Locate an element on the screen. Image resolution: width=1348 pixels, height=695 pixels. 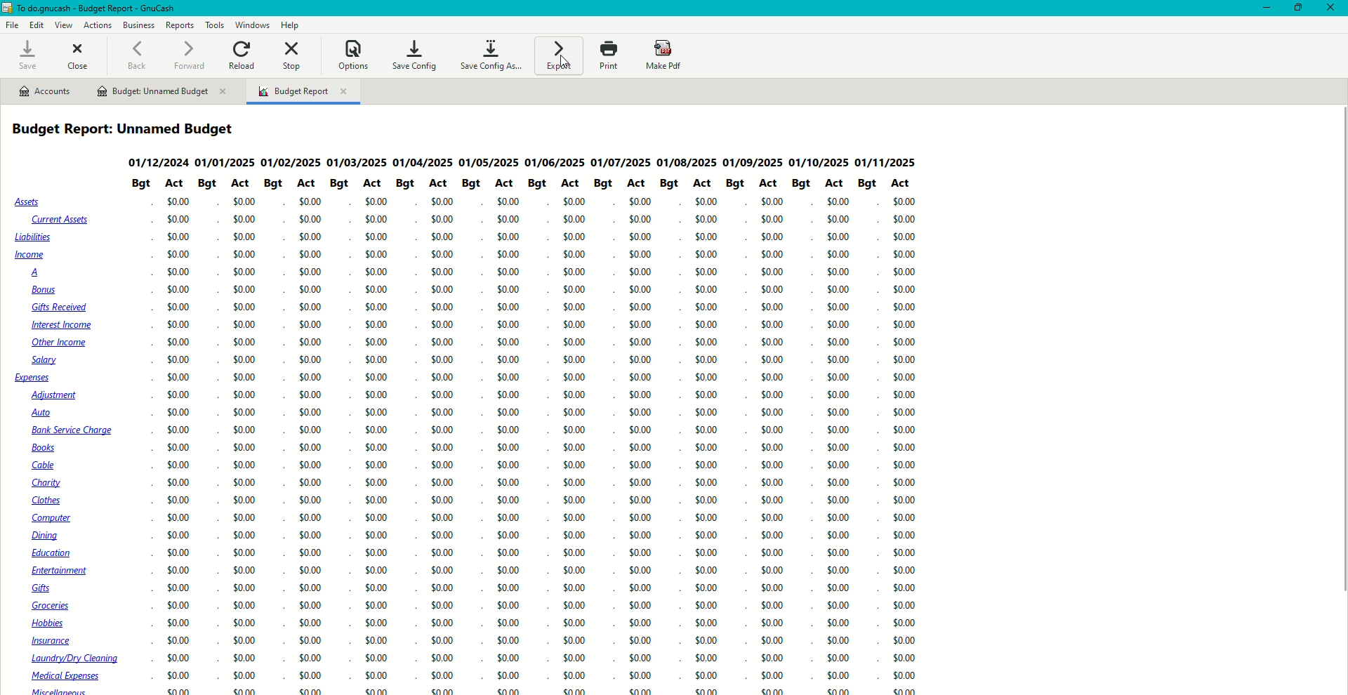
Minimize is located at coordinates (1262, 8).